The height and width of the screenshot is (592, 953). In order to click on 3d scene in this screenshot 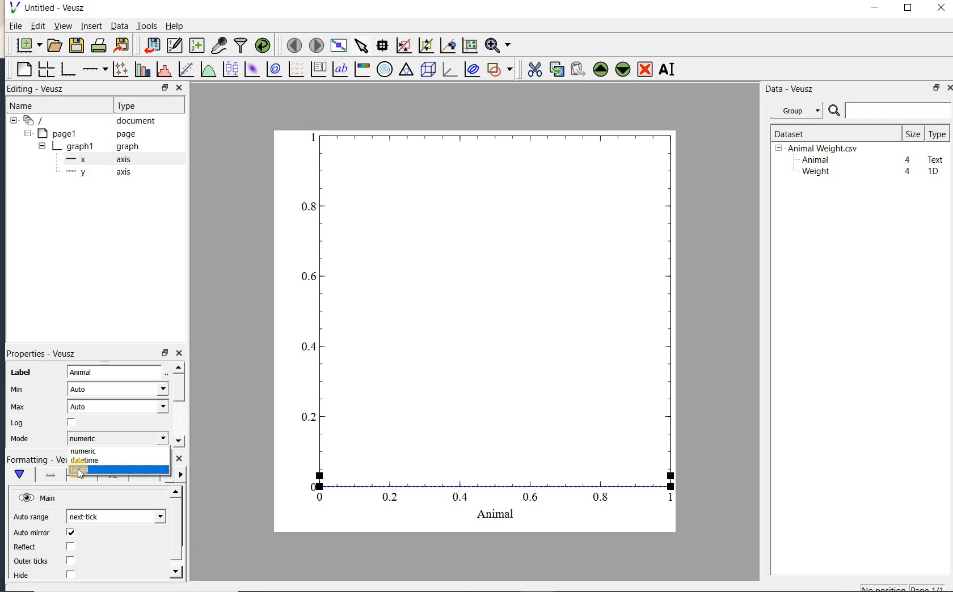, I will do `click(427, 70)`.